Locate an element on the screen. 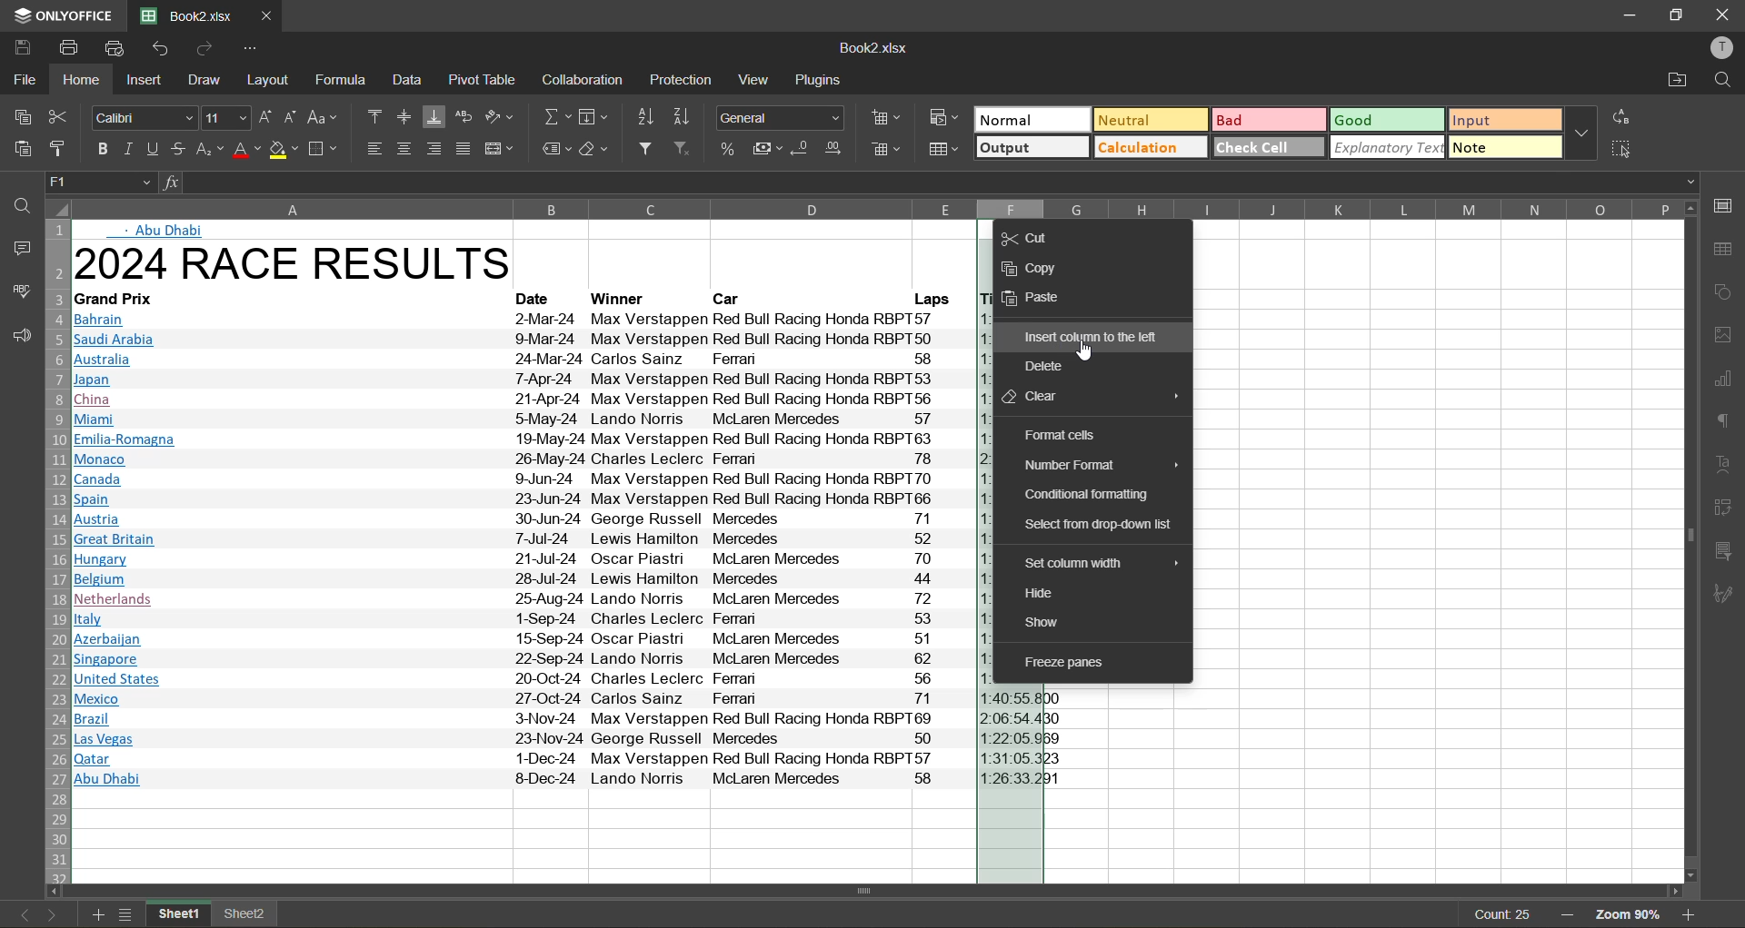 The width and height of the screenshot is (1745, 928). customize quick access toolbar is located at coordinates (254, 48).